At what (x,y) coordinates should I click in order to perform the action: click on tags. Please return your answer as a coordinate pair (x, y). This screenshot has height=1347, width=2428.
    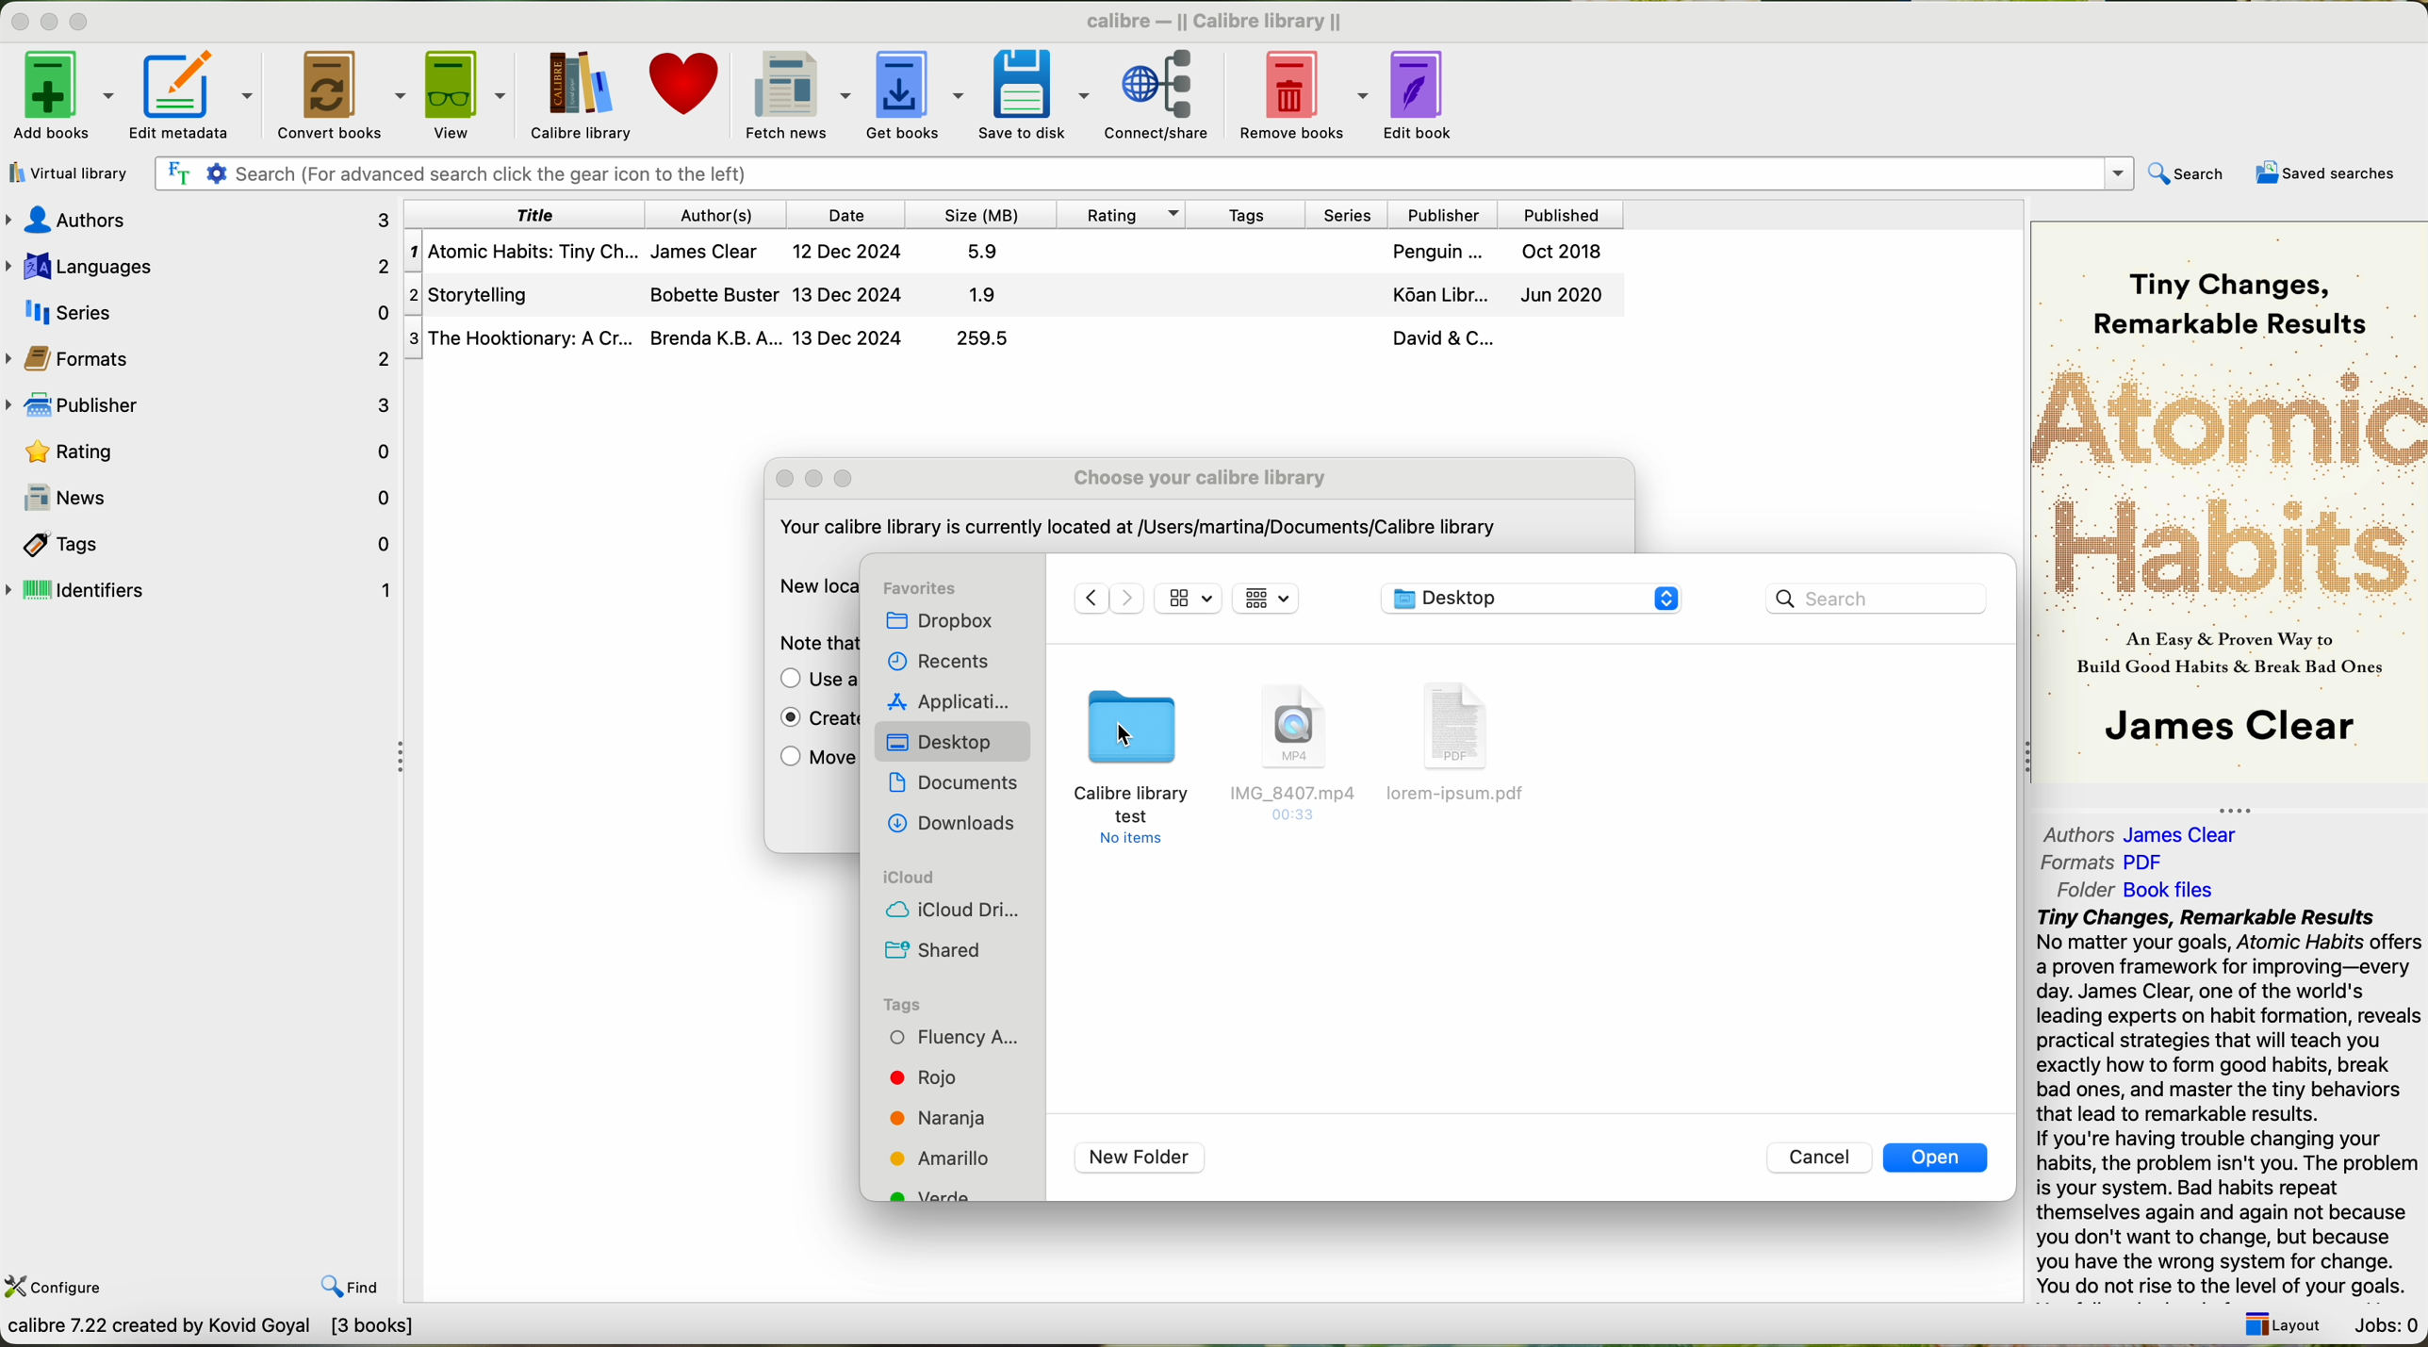
    Looking at the image, I should click on (903, 1004).